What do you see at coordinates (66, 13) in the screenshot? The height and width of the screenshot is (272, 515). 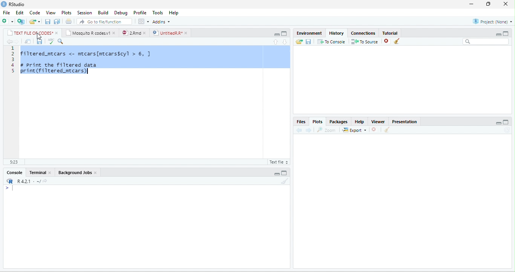 I see `Plots` at bounding box center [66, 13].